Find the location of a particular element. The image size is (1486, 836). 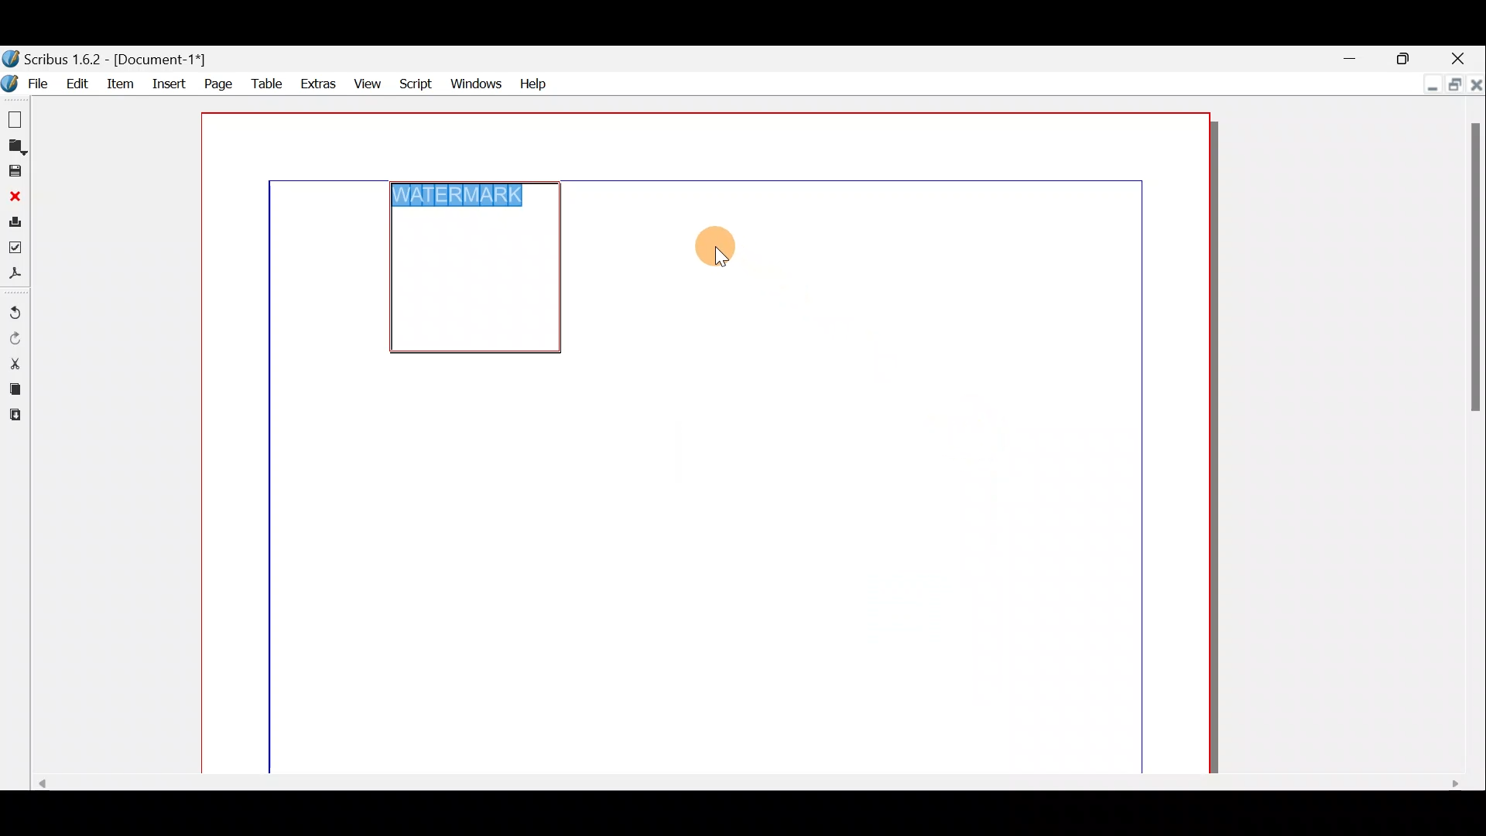

File is located at coordinates (29, 83).